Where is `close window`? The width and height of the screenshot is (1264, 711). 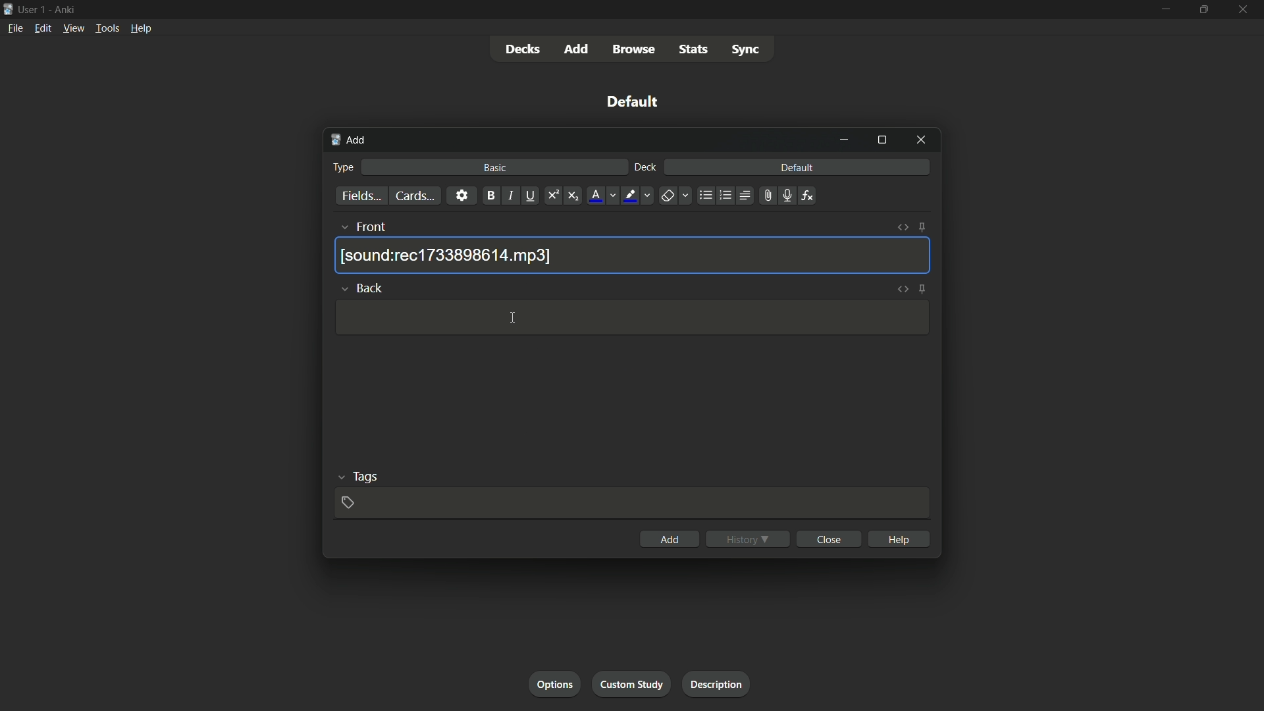
close window is located at coordinates (920, 141).